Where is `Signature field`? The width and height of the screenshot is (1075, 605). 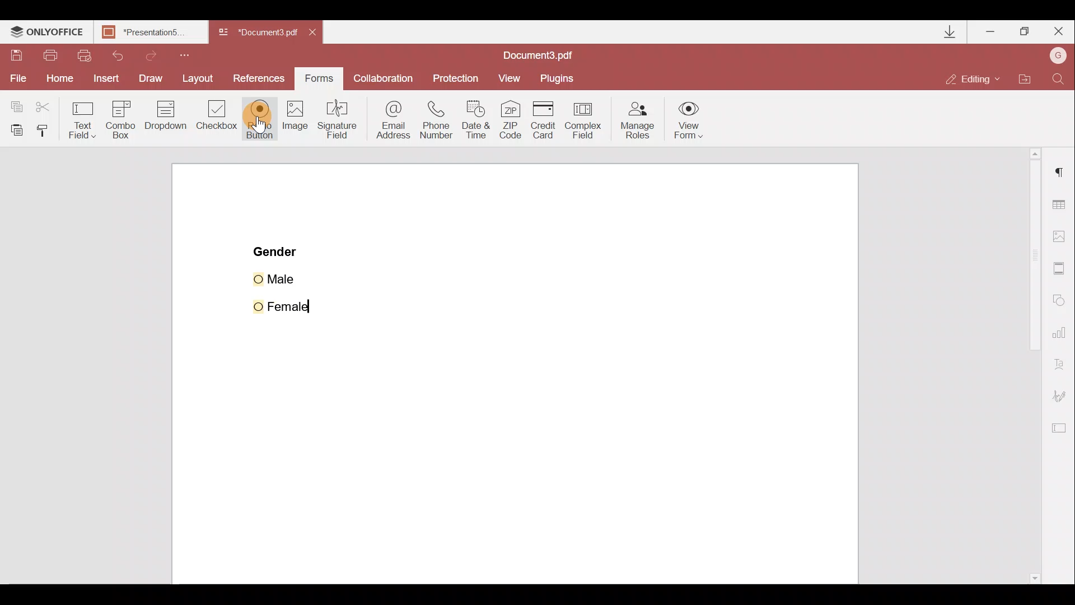 Signature field is located at coordinates (340, 124).